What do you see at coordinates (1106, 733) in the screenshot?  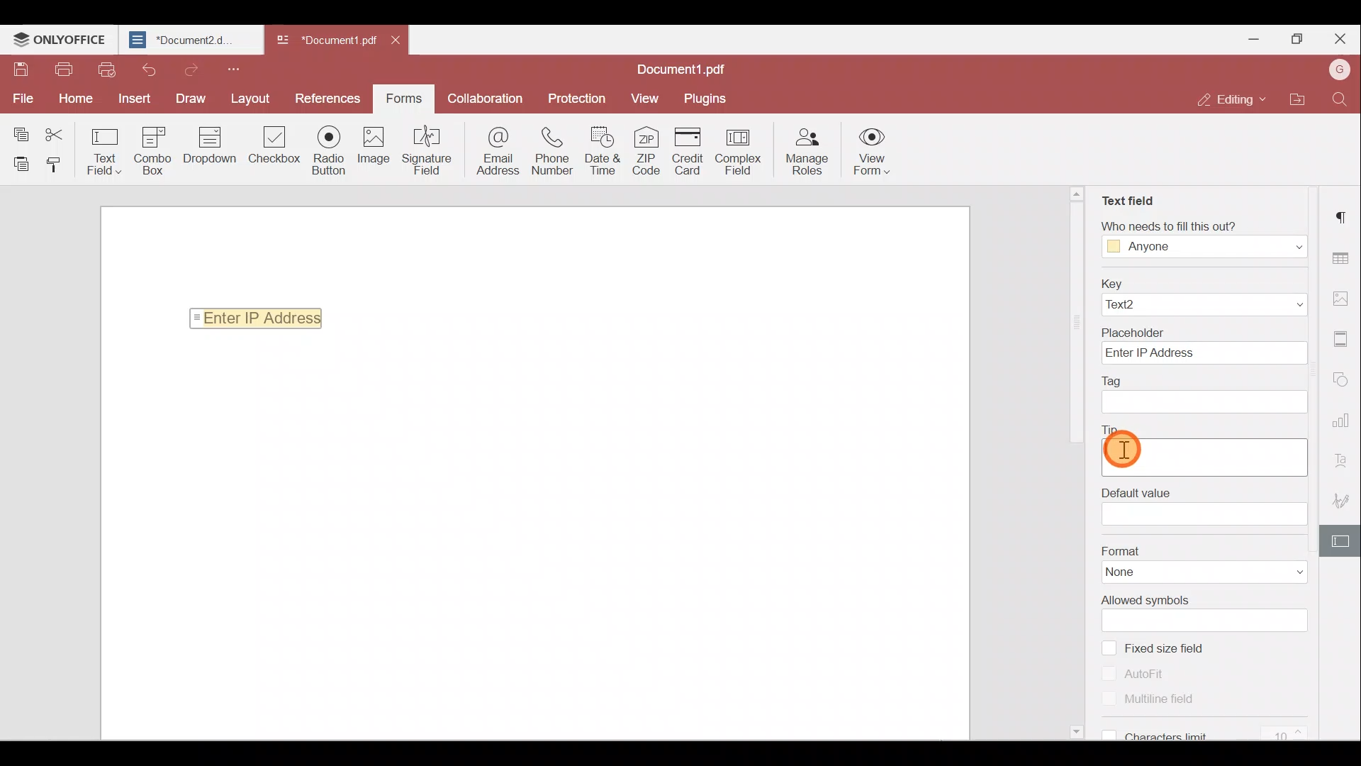 I see `checkbox` at bounding box center [1106, 733].